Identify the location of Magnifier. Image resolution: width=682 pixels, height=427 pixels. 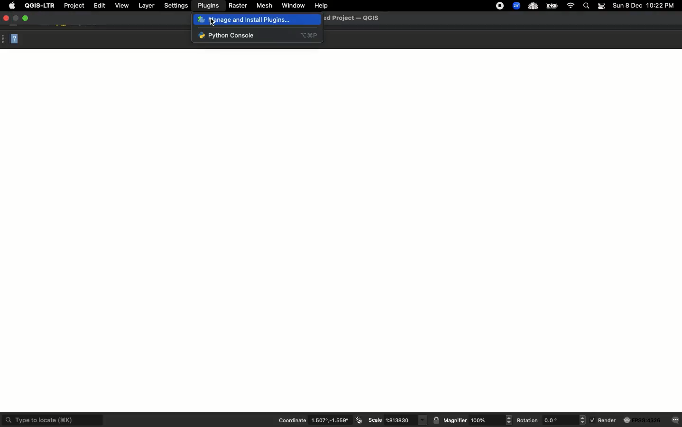
(490, 420).